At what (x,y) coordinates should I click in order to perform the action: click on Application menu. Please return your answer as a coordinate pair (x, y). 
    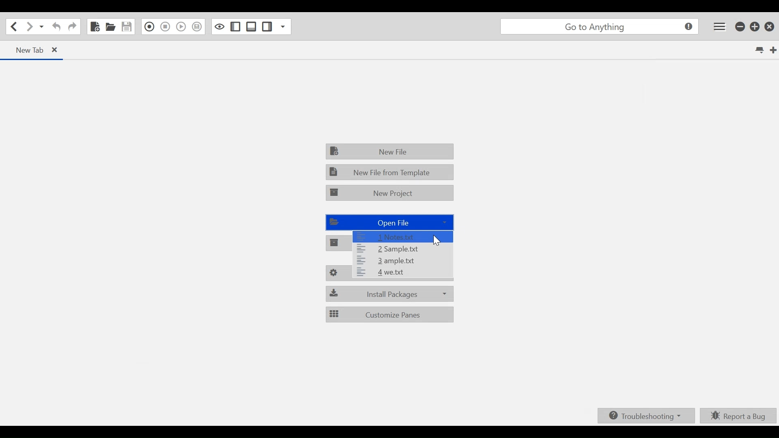
    Looking at the image, I should click on (720, 26).